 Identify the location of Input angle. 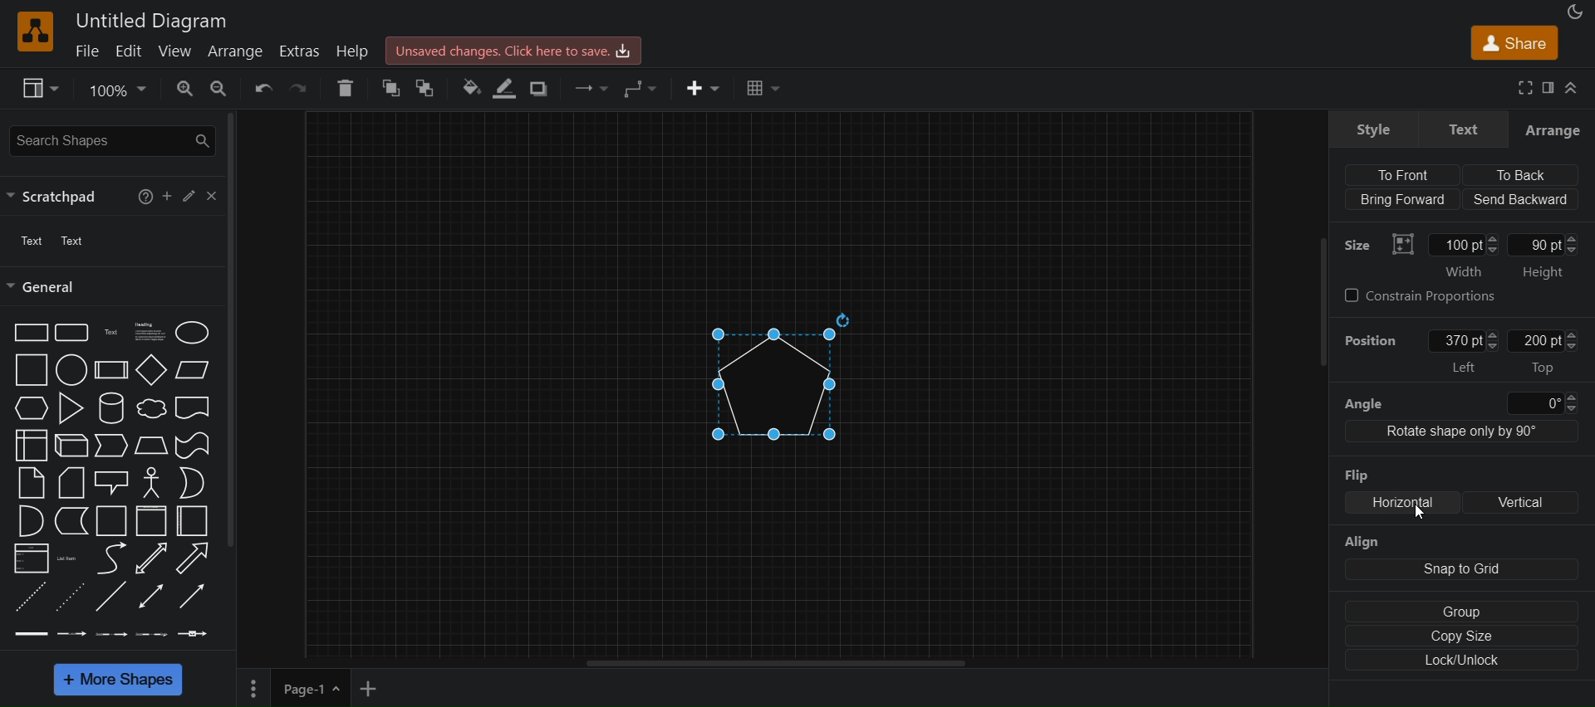
(1534, 403).